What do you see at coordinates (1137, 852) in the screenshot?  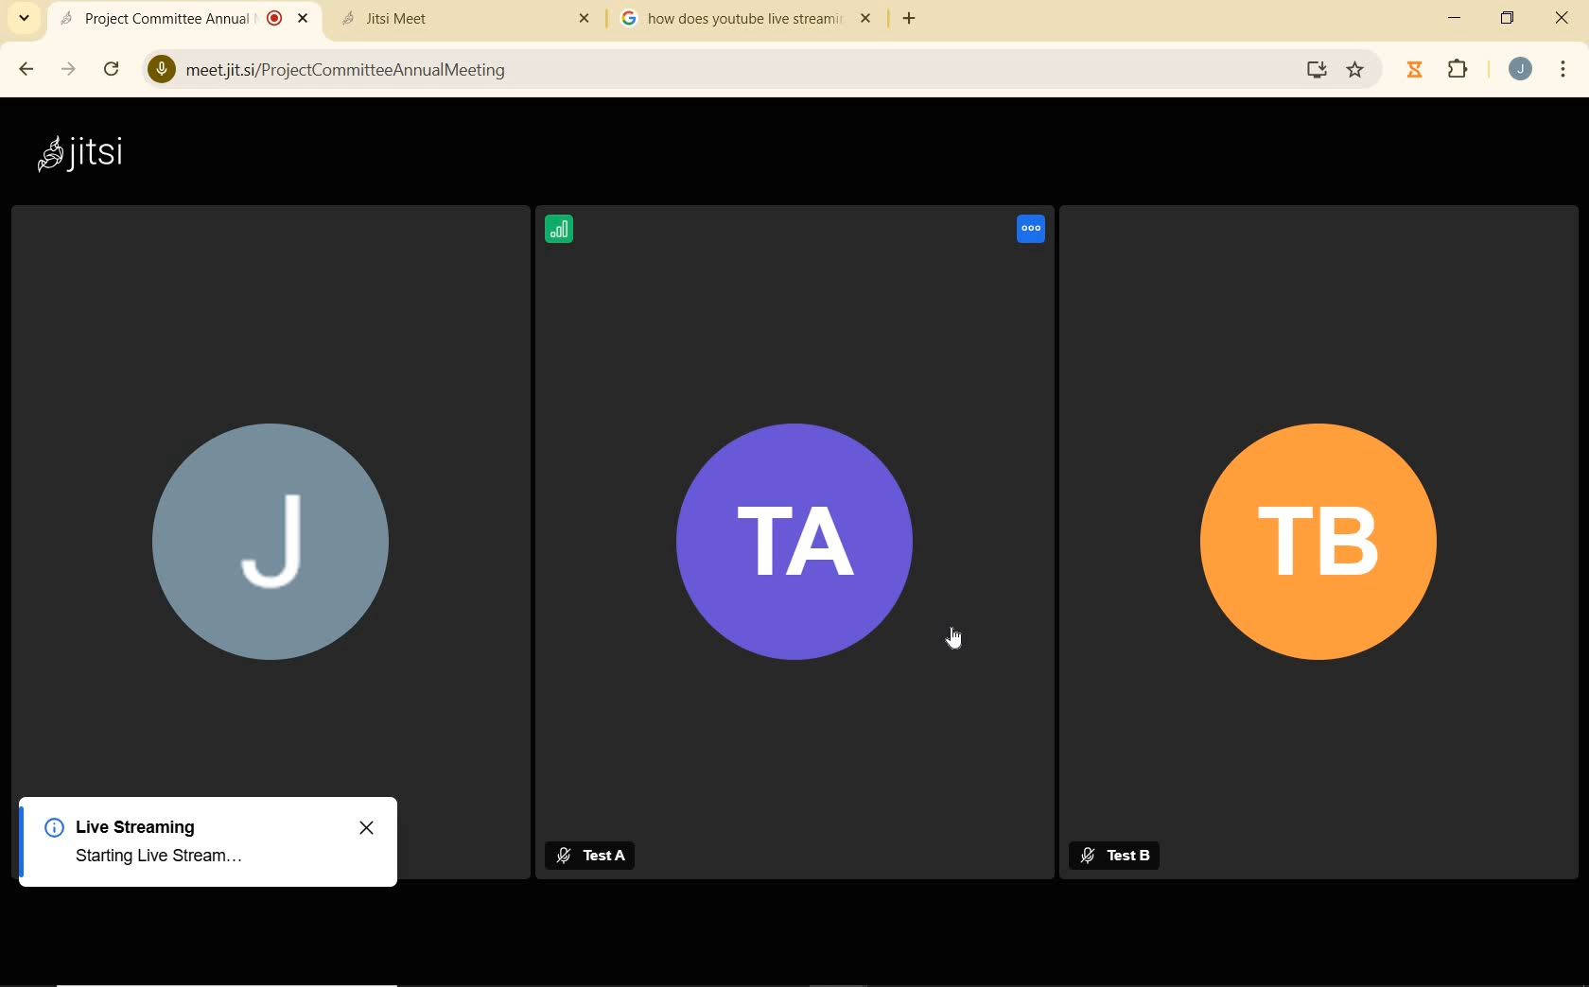 I see `Test B` at bounding box center [1137, 852].